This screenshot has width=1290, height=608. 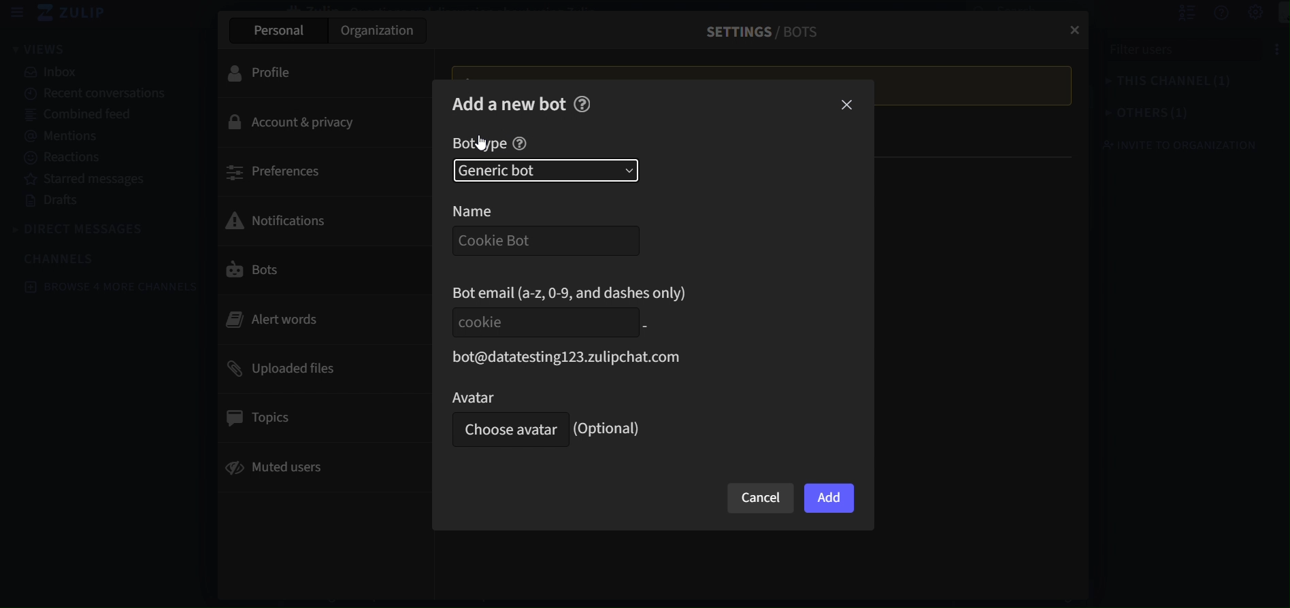 I want to click on zulip, so click(x=77, y=14).